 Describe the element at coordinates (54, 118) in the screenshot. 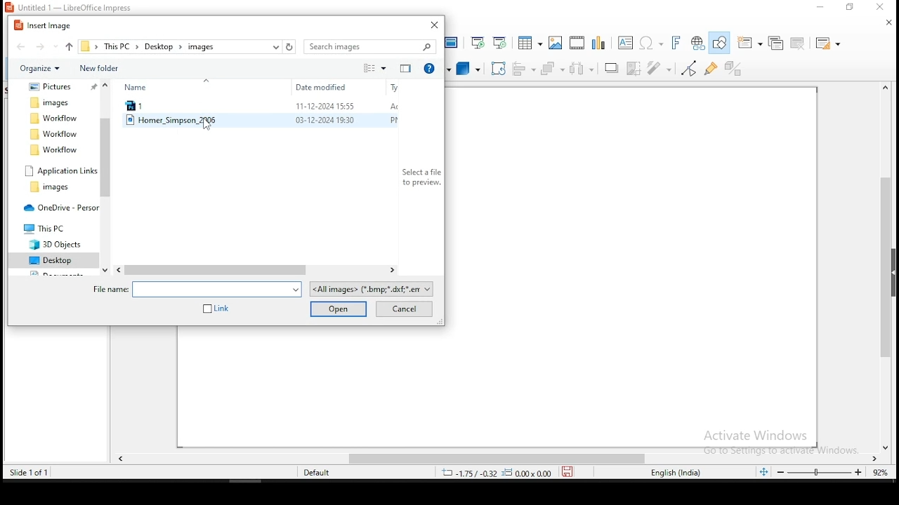

I see `system folder` at that location.